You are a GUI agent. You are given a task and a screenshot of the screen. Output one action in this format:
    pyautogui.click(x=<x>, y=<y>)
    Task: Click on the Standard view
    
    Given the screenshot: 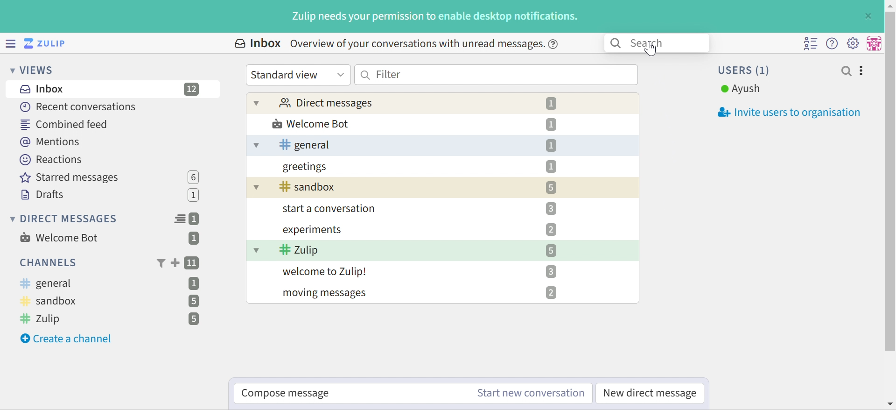 What is the action you would take?
    pyautogui.click(x=298, y=75)
    